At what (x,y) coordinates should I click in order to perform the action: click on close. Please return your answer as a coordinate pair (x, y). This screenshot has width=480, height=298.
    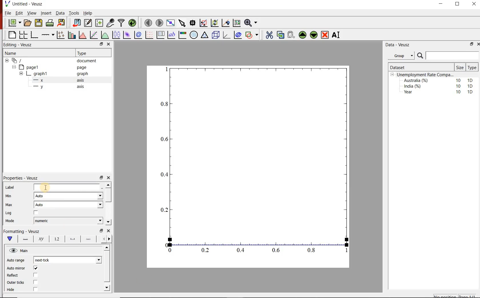
    Looking at the image, I should click on (473, 5).